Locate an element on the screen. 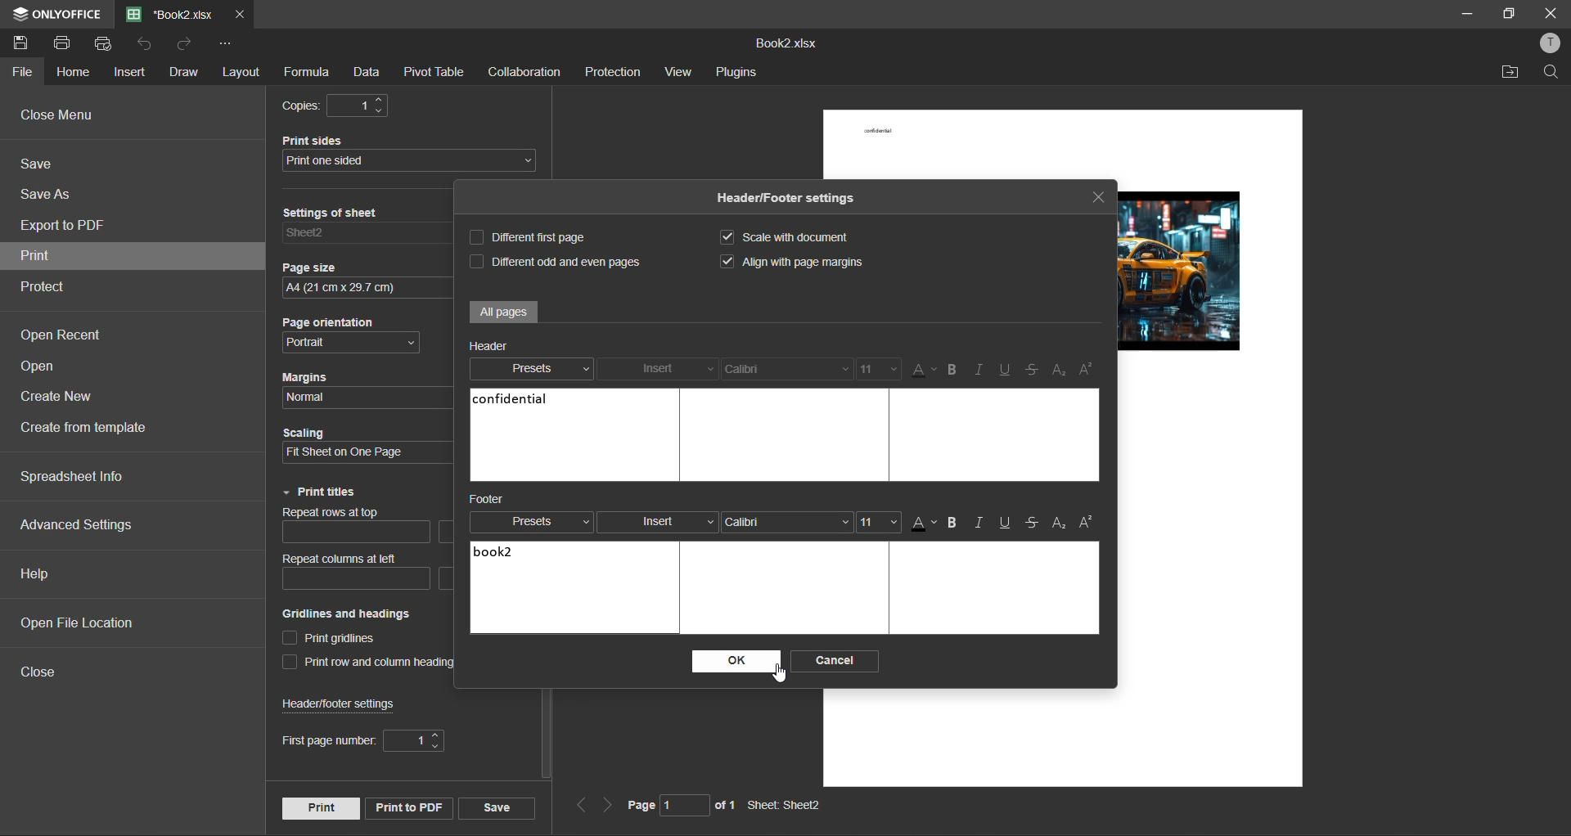 This screenshot has width=1571, height=836. bold is located at coordinates (955, 523).